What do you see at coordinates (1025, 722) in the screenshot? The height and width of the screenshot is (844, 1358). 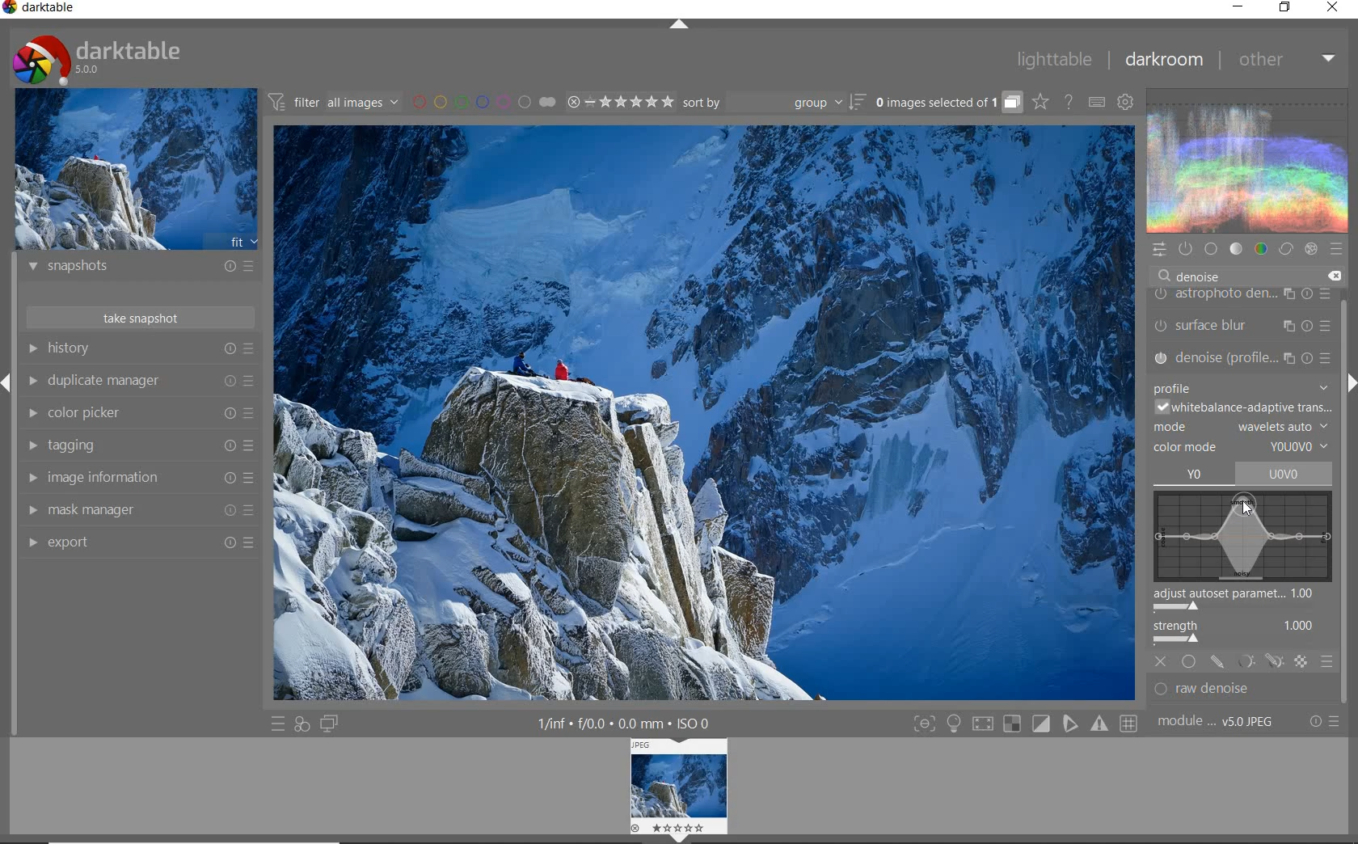 I see `Toggle modes` at bounding box center [1025, 722].